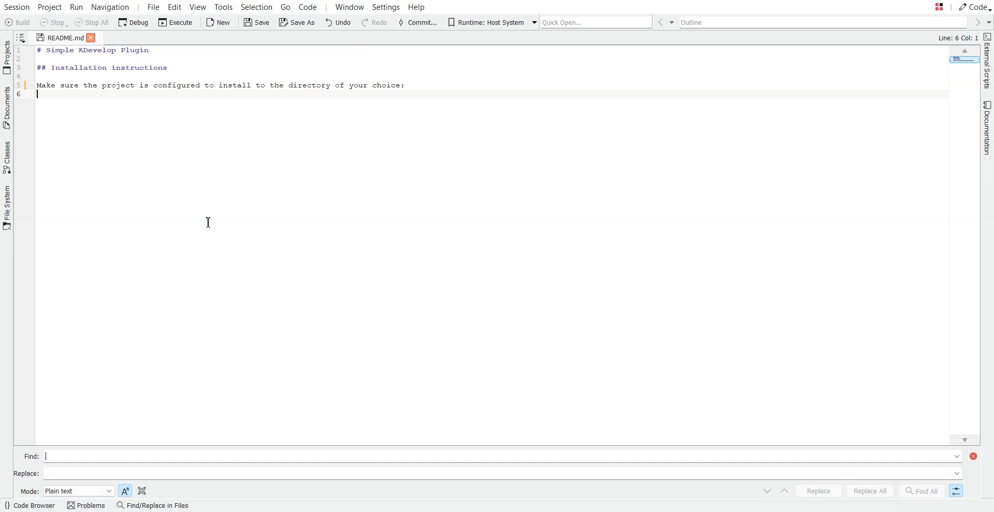 Image resolution: width=994 pixels, height=512 pixels. Describe the element at coordinates (956, 38) in the screenshot. I see `Line:6 Col:1` at that location.